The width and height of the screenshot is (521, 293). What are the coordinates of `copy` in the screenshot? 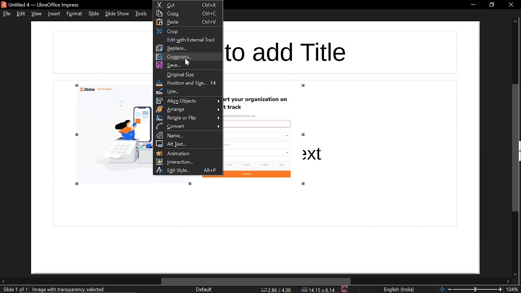 It's located at (188, 13).